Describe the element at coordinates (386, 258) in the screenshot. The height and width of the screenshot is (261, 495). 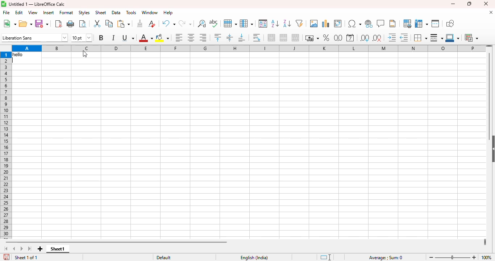
I see `formula` at that location.